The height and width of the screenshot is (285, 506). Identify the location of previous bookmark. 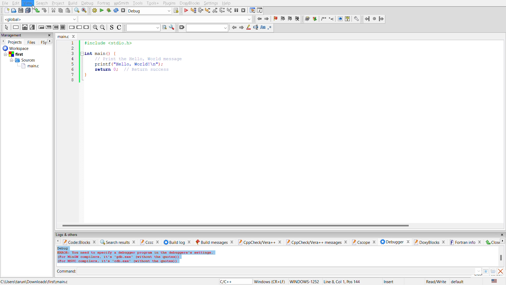
(283, 19).